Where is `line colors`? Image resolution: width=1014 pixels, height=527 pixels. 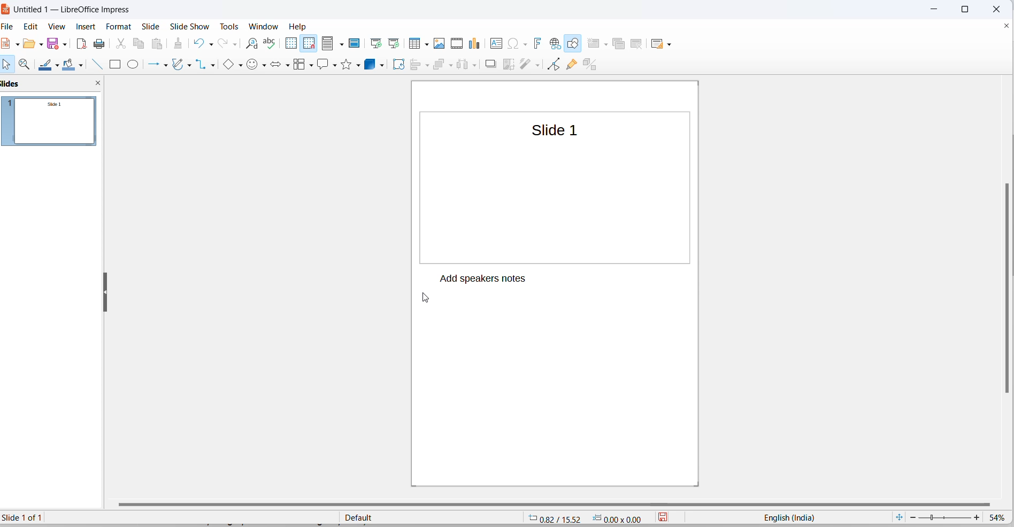 line colors is located at coordinates (46, 66).